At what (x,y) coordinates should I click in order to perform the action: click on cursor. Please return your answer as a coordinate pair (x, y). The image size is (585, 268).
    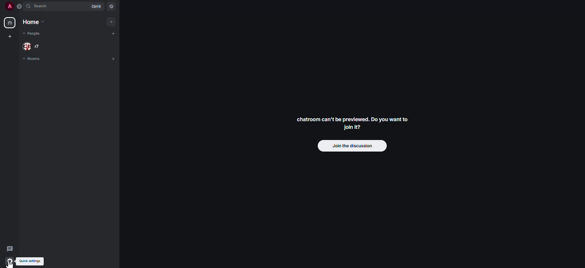
    Looking at the image, I should click on (9, 261).